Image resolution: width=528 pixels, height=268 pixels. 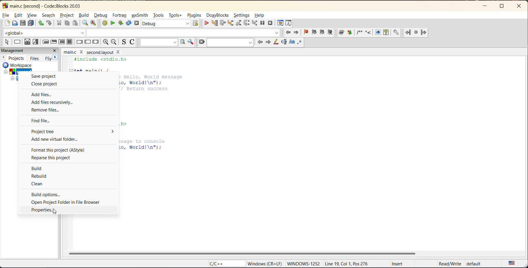 I want to click on rebuild, so click(x=41, y=176).